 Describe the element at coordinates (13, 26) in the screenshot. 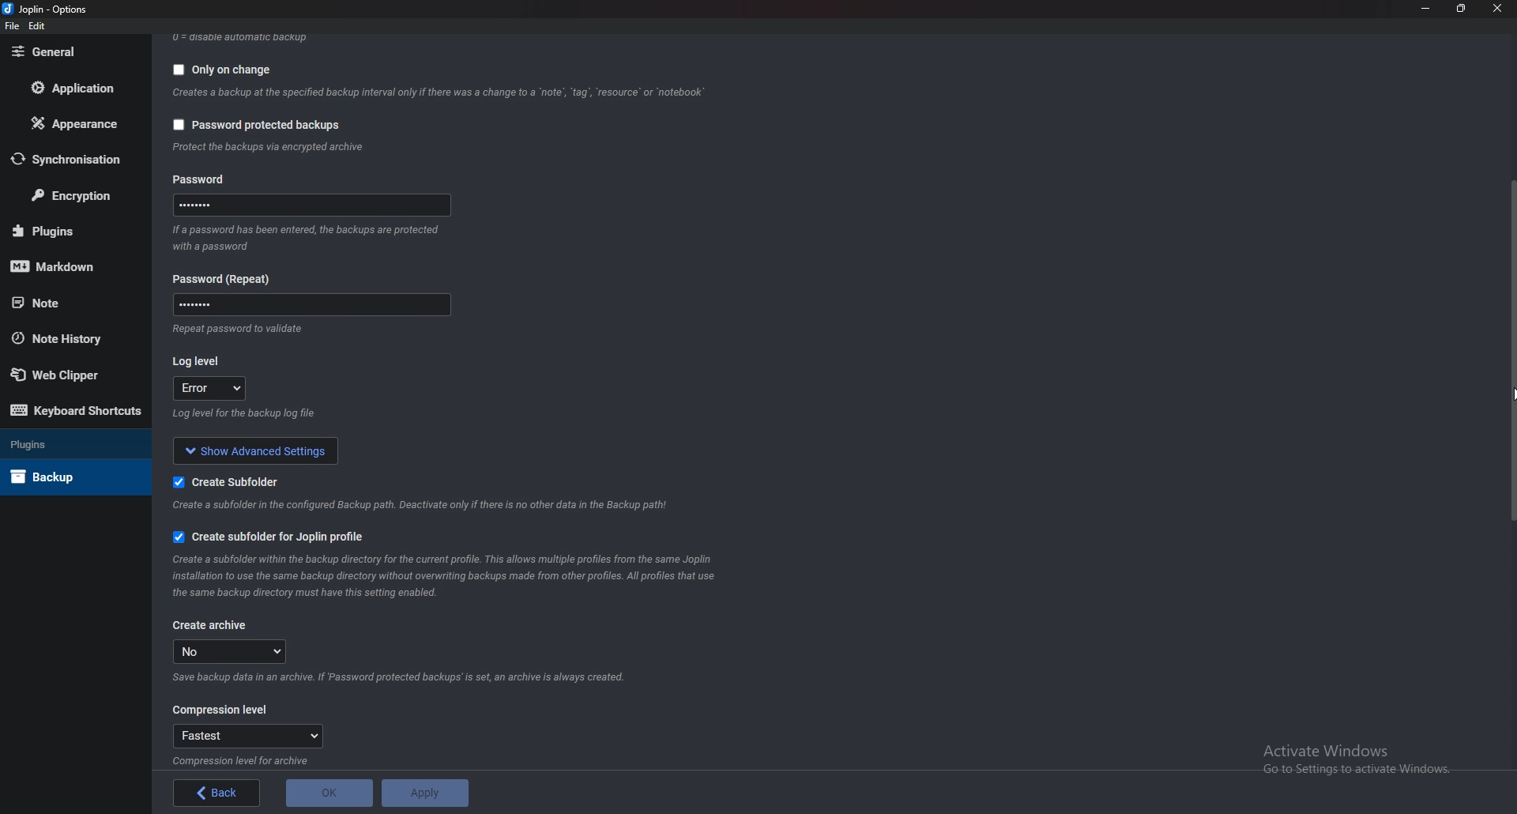

I see `file` at that location.